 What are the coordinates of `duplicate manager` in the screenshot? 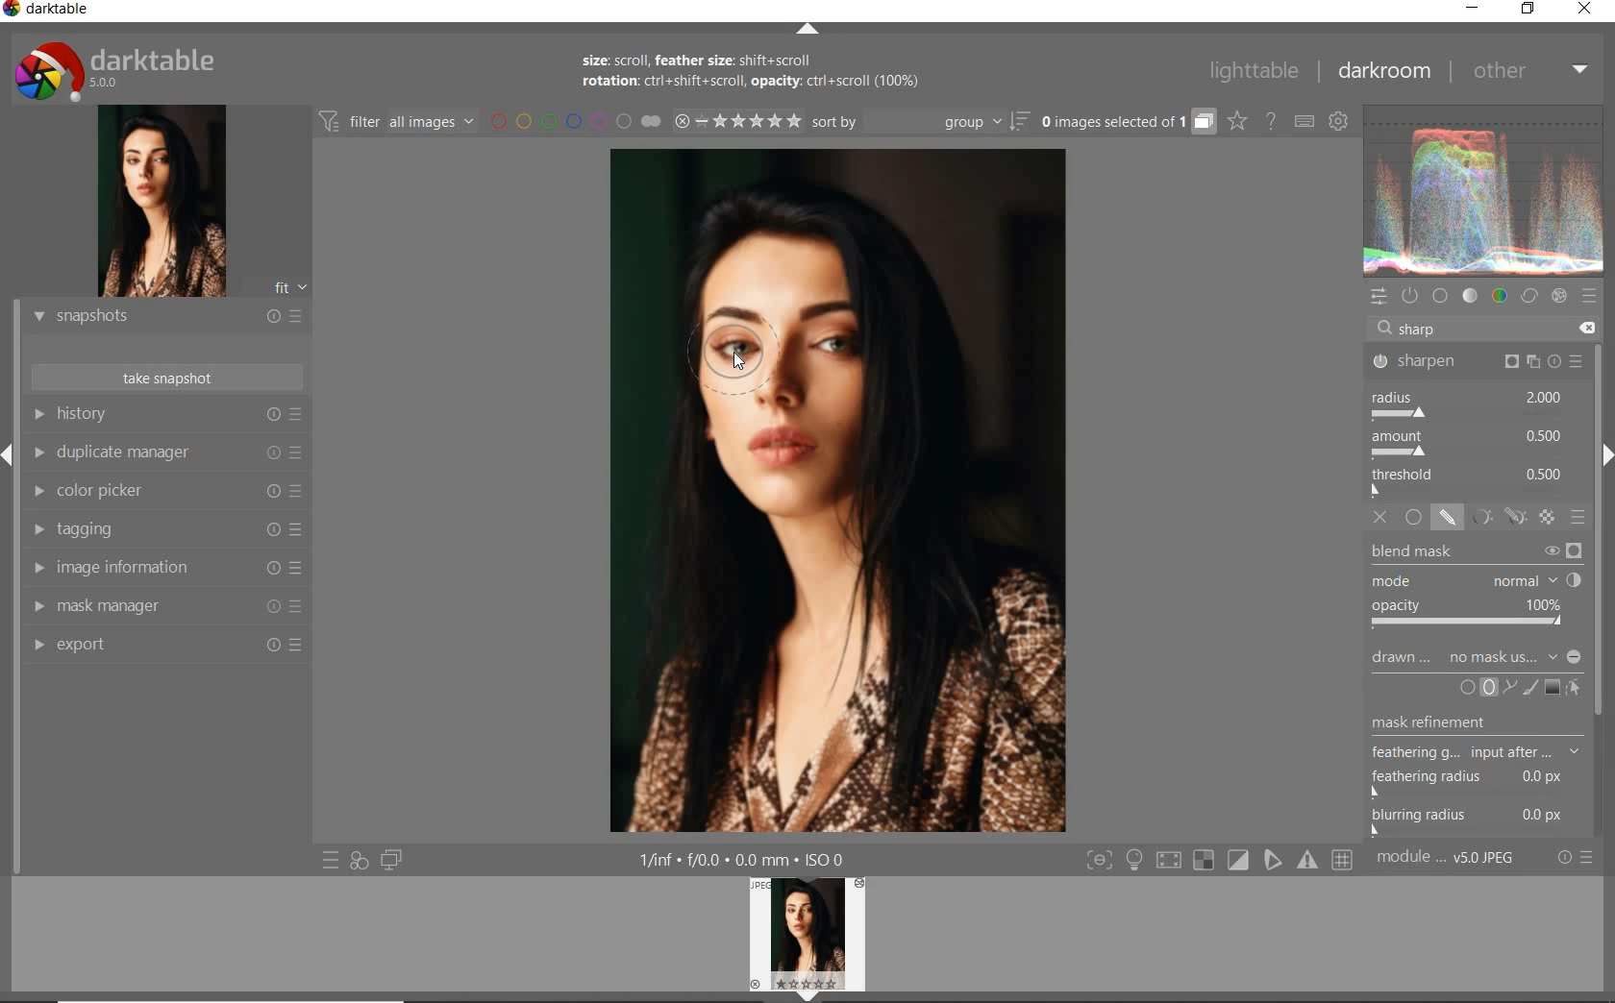 It's located at (166, 451).